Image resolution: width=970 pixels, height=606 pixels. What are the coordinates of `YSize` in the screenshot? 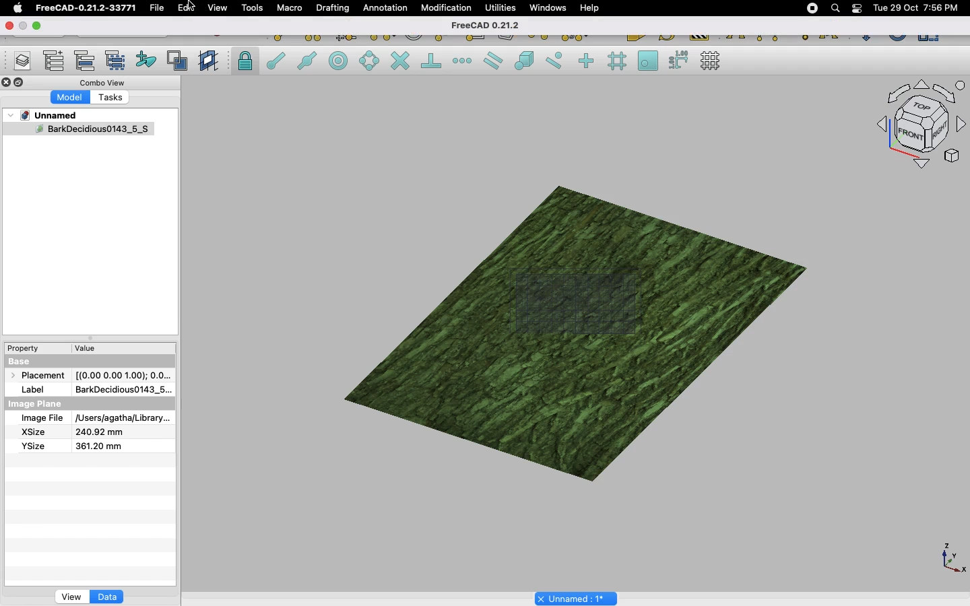 It's located at (32, 446).